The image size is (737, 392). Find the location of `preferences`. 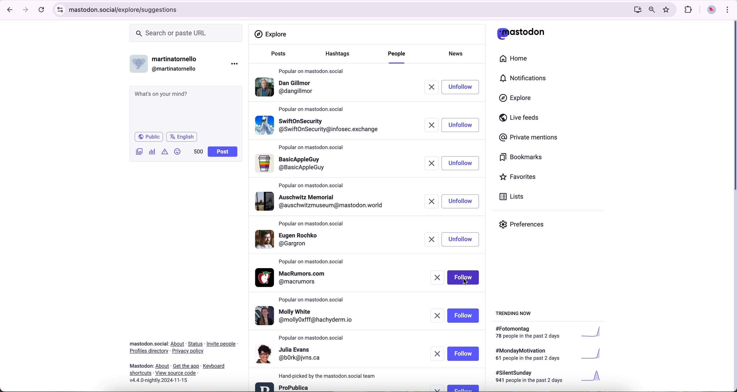

preferences is located at coordinates (526, 226).